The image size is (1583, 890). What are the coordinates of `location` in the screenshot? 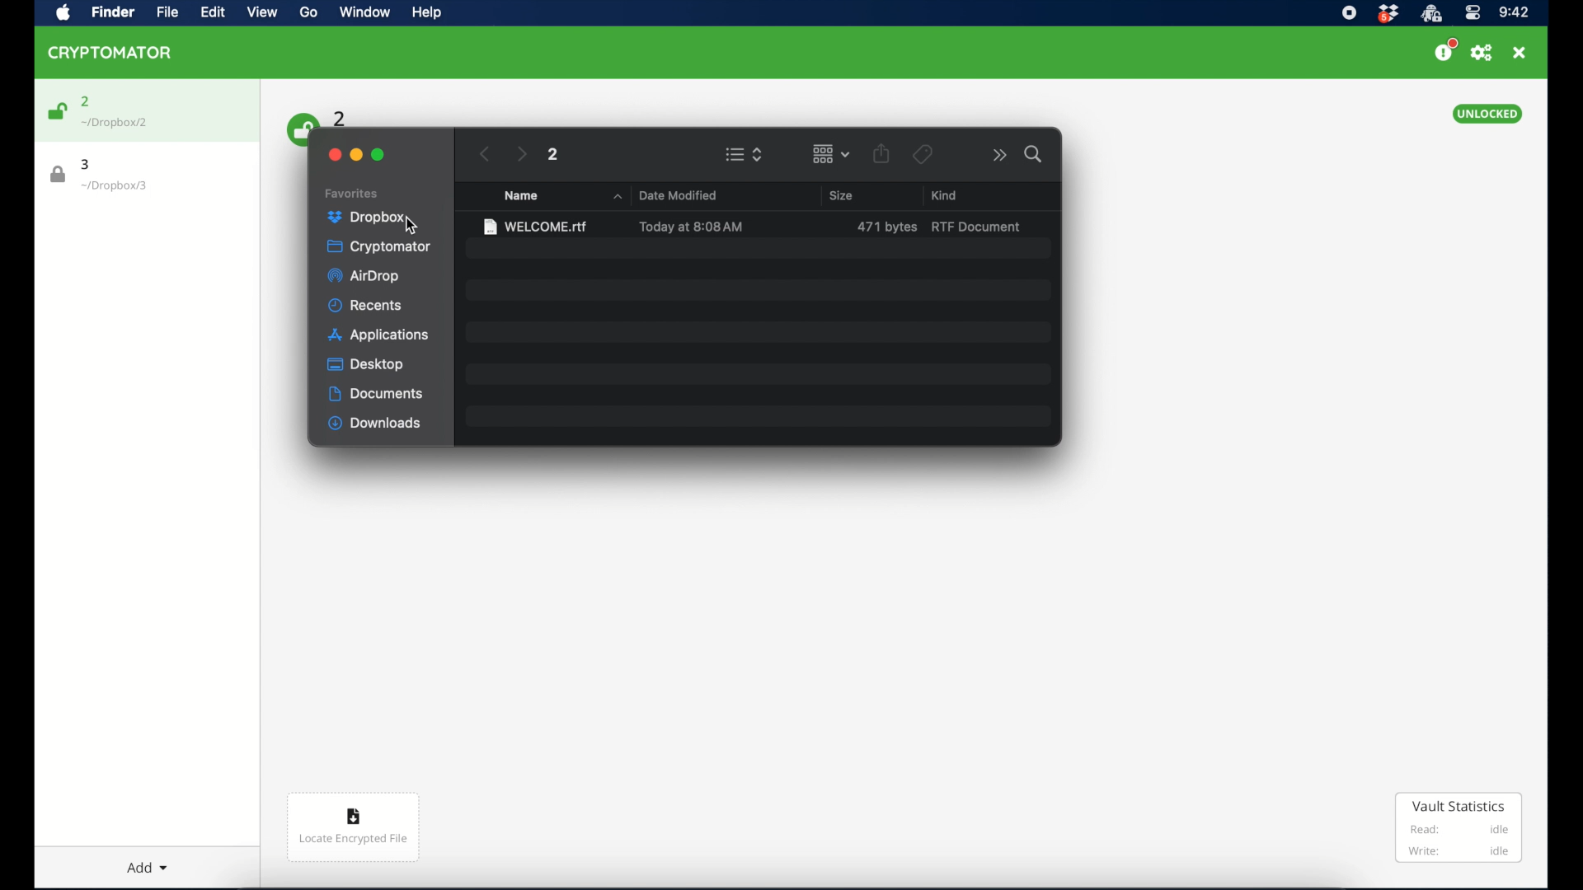 It's located at (115, 186).